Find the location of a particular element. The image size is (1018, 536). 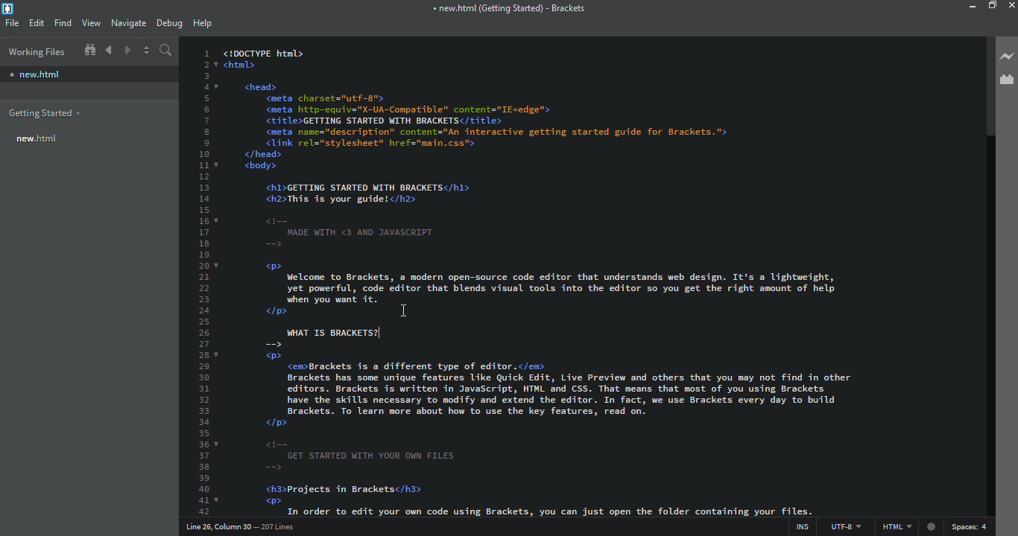

close is located at coordinates (1010, 7).